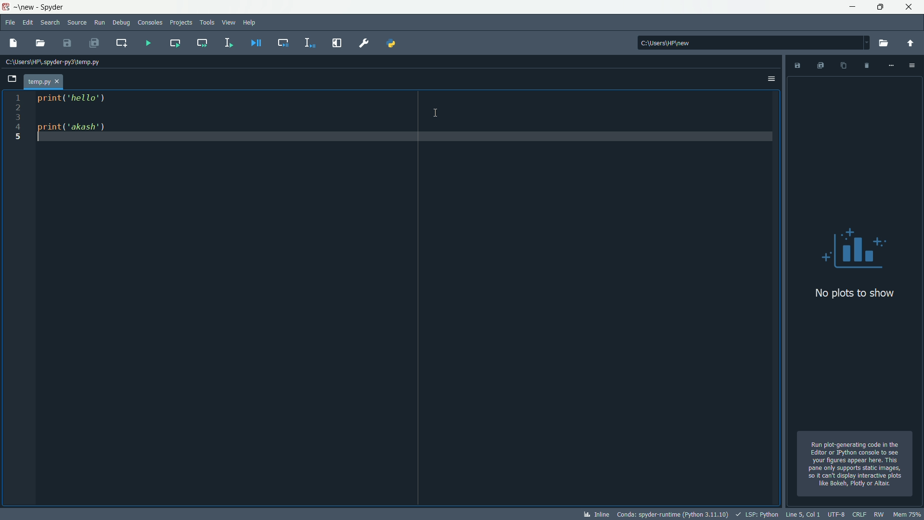 The width and height of the screenshot is (924, 520). What do you see at coordinates (867, 42) in the screenshot?
I see `drop down` at bounding box center [867, 42].